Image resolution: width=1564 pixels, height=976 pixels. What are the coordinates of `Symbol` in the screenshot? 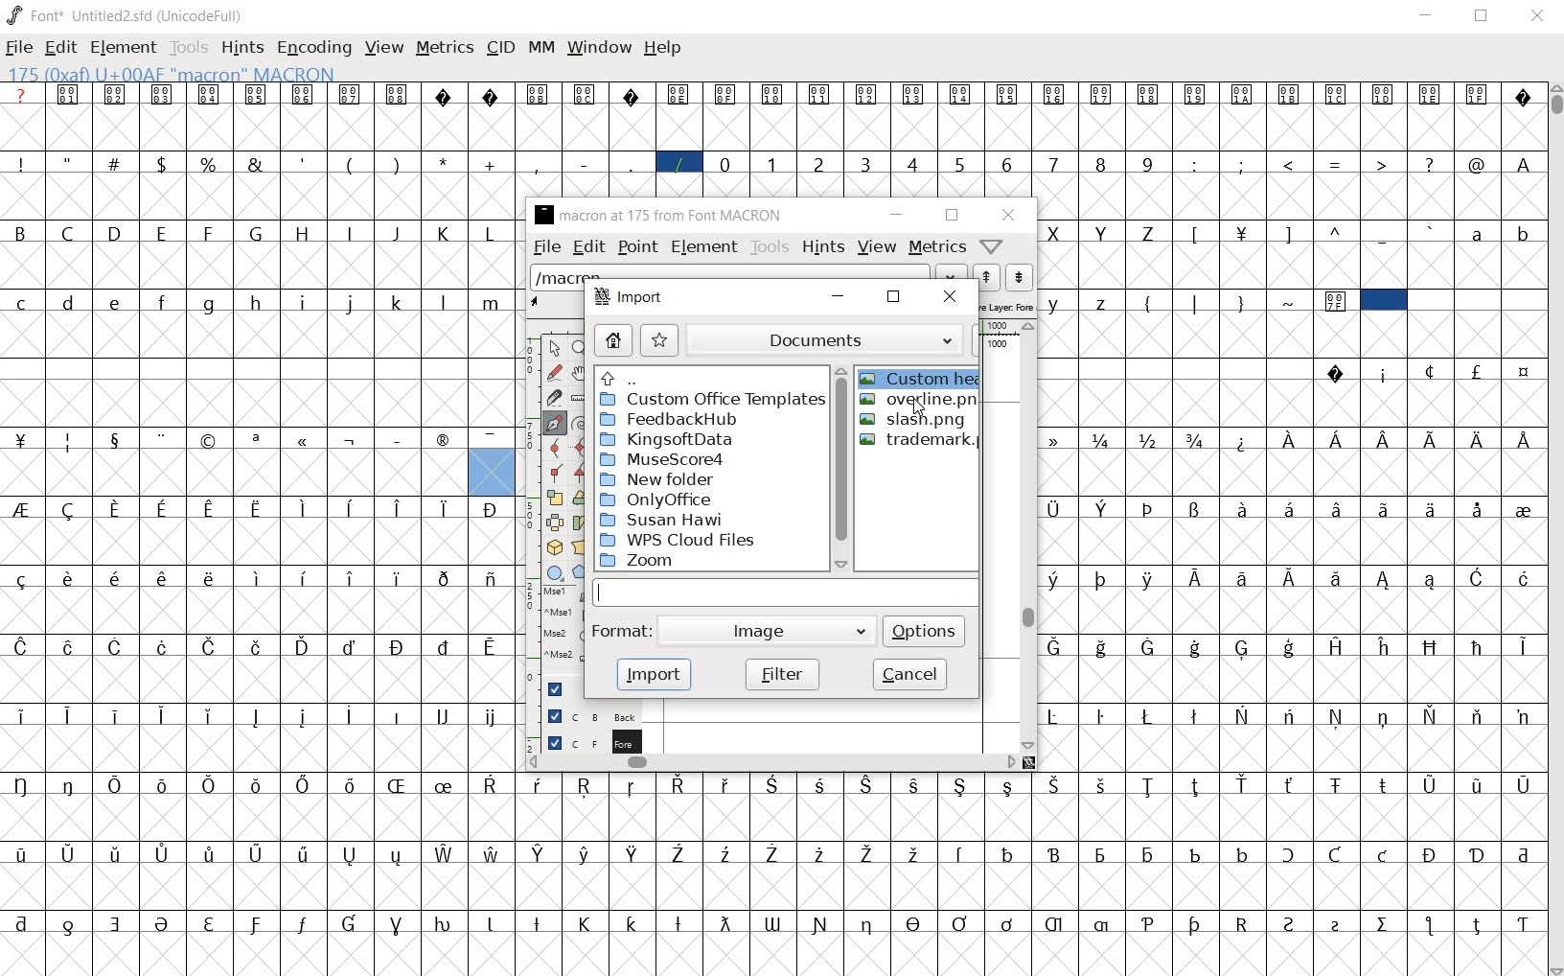 It's located at (353, 922).